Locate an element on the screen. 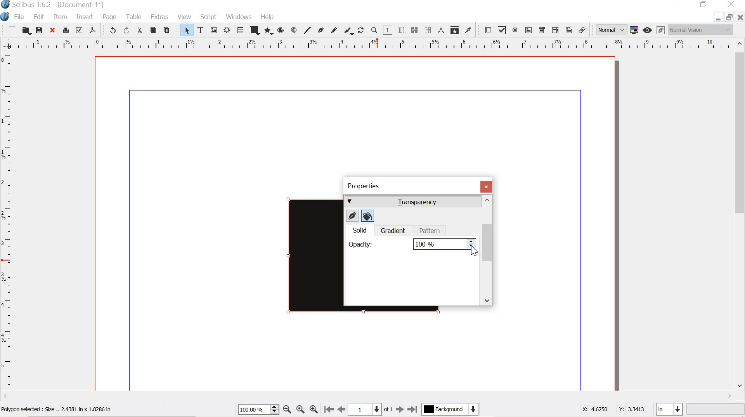 This screenshot has height=417, width=745. of 1 is located at coordinates (388, 409).